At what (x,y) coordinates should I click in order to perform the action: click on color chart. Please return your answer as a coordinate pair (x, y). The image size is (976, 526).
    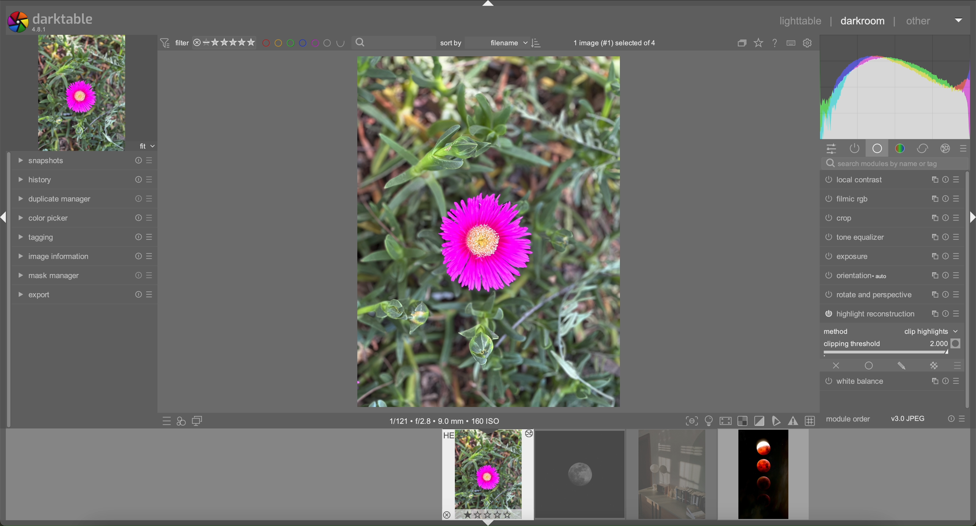
    Looking at the image, I should click on (896, 86).